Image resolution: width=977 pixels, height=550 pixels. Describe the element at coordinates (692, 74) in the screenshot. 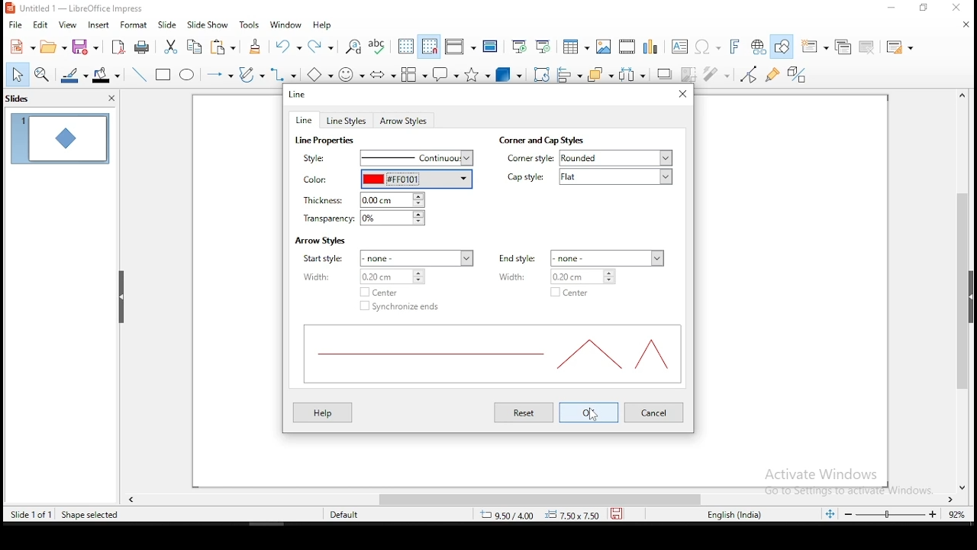

I see `crop image` at that location.